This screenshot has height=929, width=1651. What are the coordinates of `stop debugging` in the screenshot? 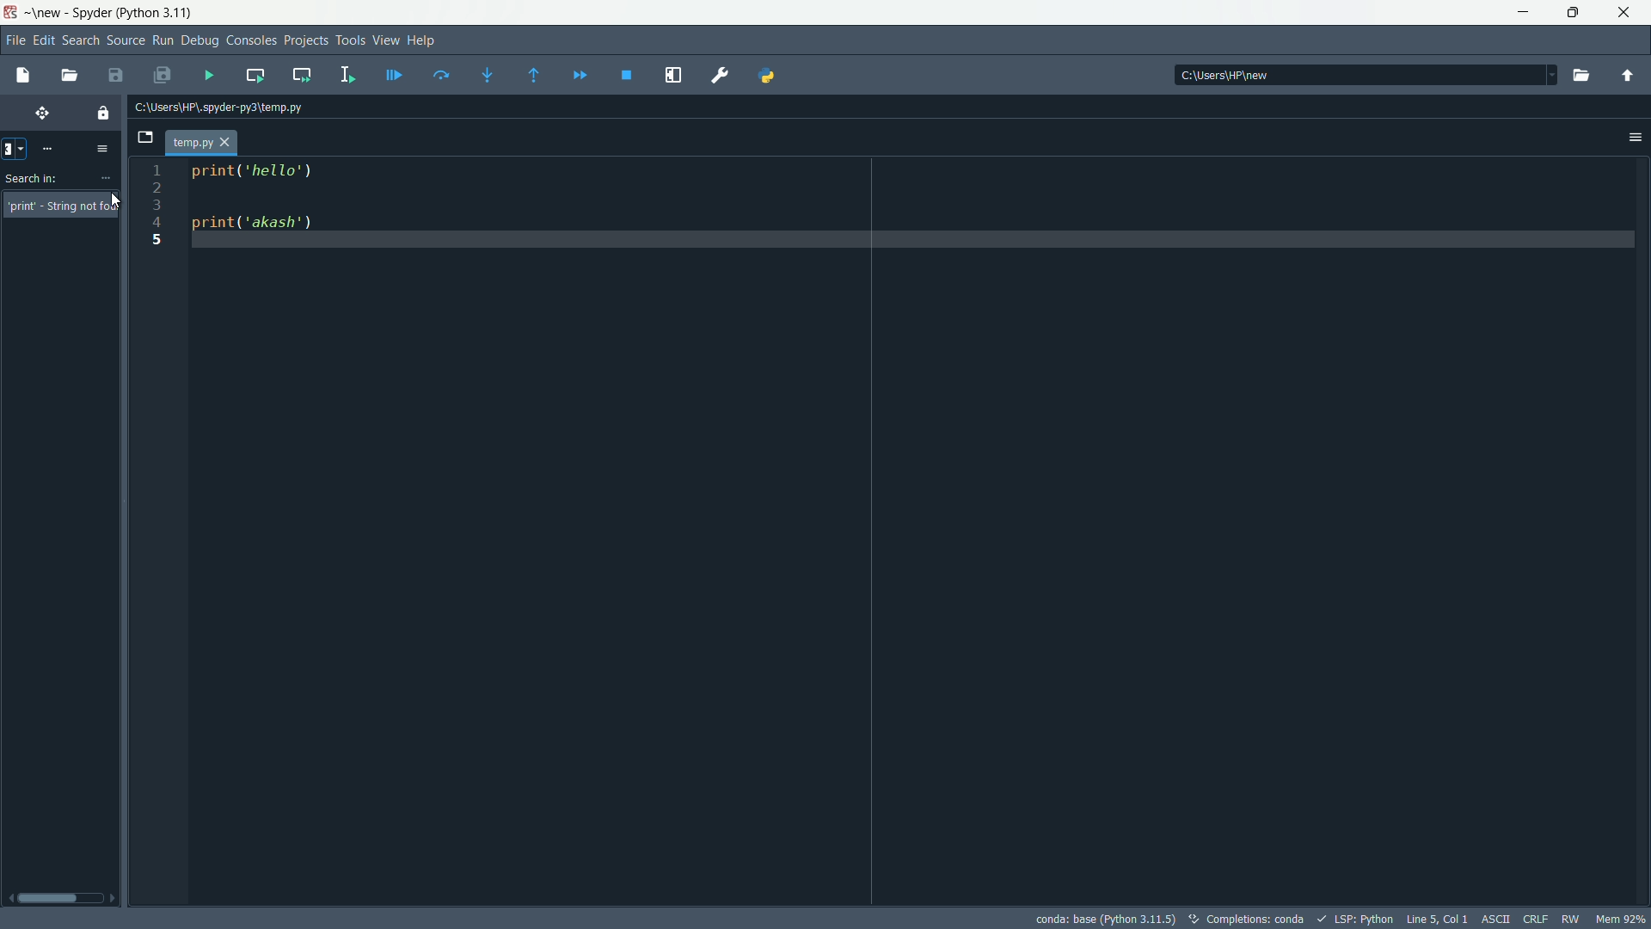 It's located at (624, 74).